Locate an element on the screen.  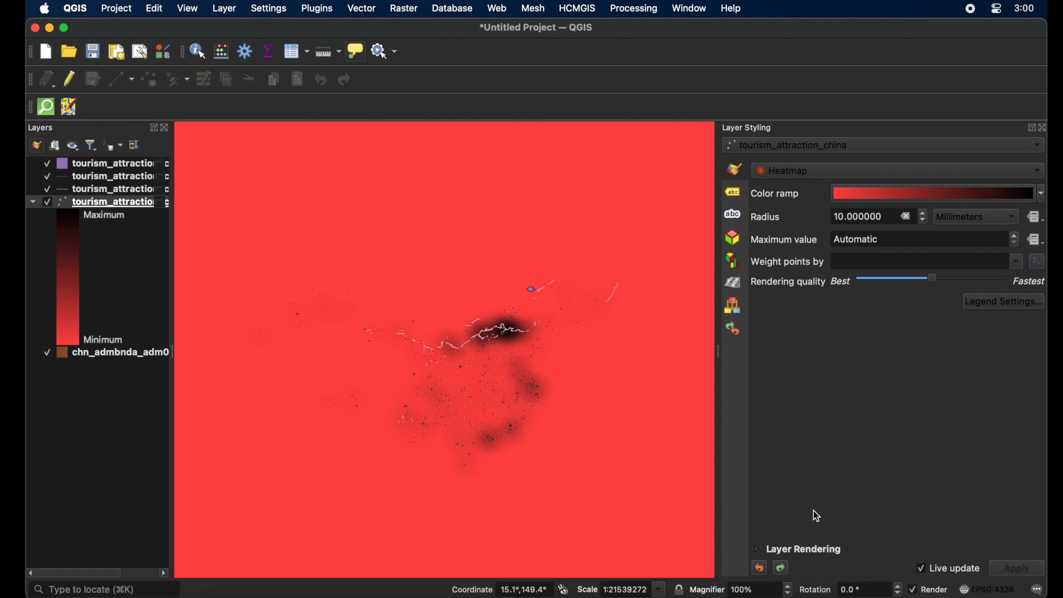
undo is located at coordinates (758, 568).